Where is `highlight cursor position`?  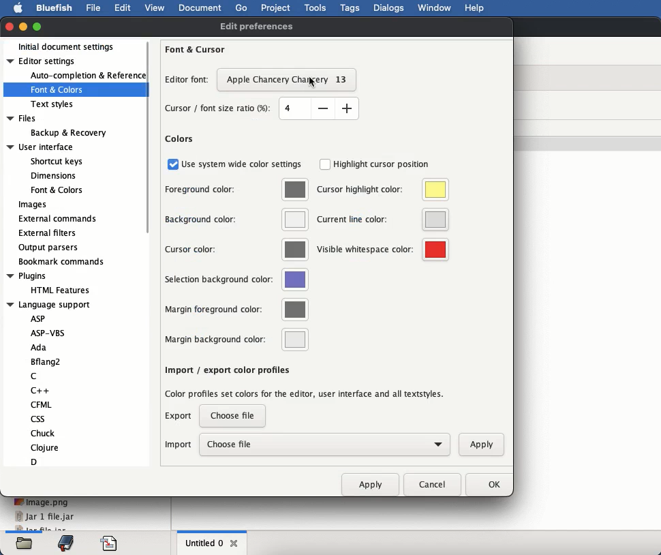 highlight cursor position is located at coordinates (375, 164).